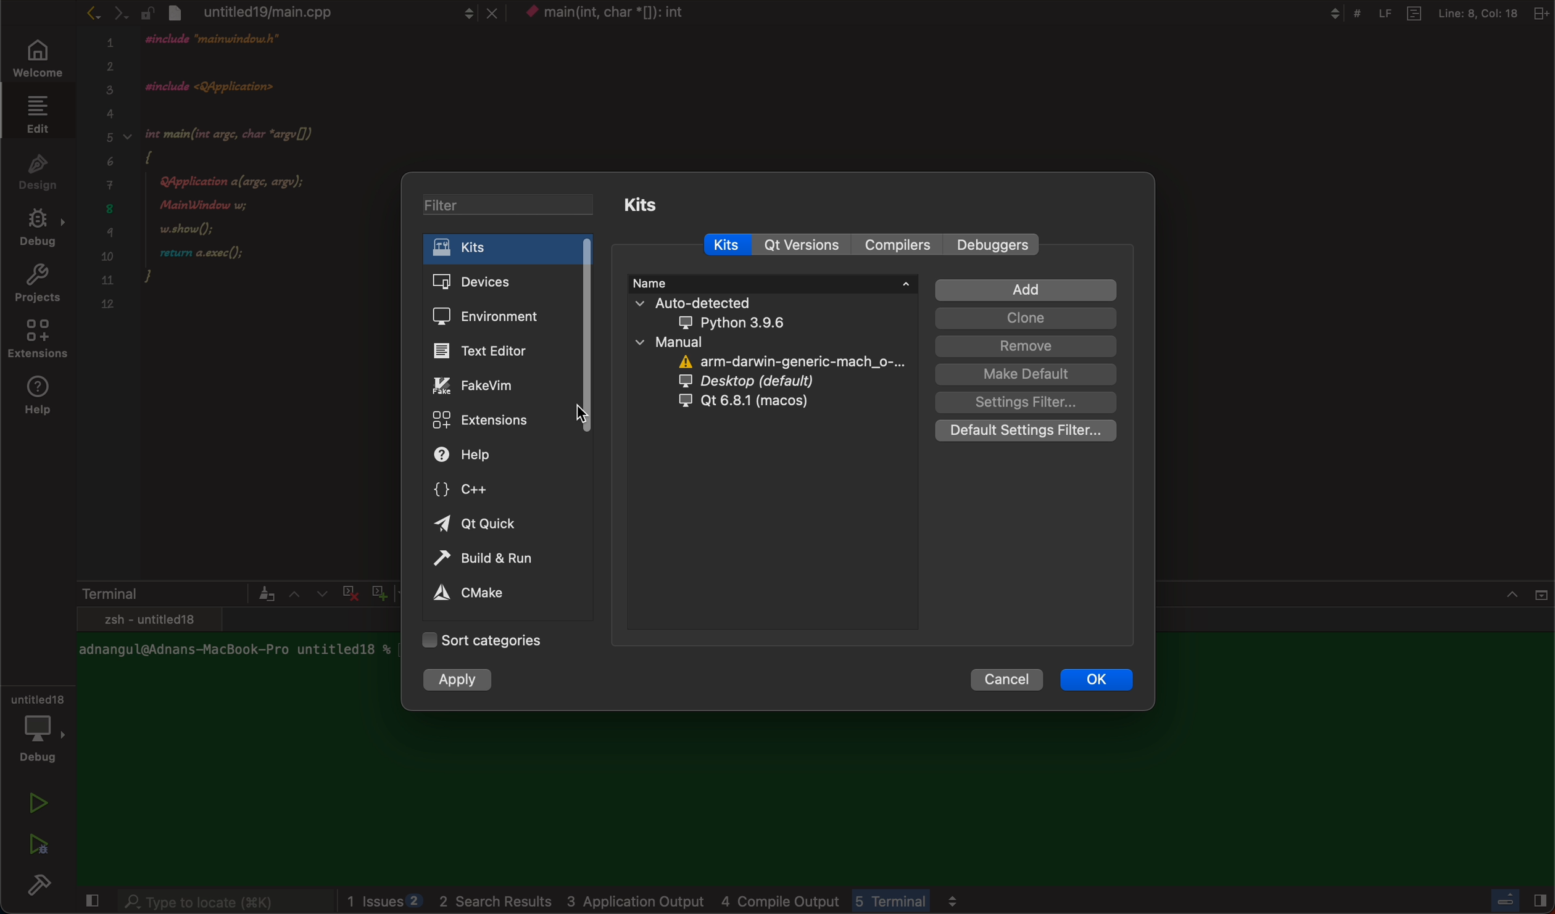 The image size is (1555, 914). I want to click on c++, so click(498, 488).